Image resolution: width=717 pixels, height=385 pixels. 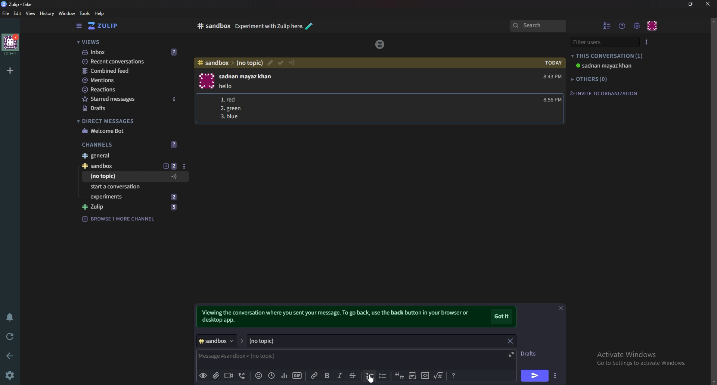 I want to click on zulip, so click(x=132, y=207).